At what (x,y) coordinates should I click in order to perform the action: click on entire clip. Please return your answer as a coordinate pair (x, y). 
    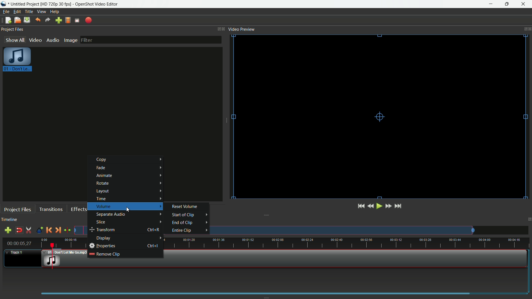
    Looking at the image, I should click on (181, 231).